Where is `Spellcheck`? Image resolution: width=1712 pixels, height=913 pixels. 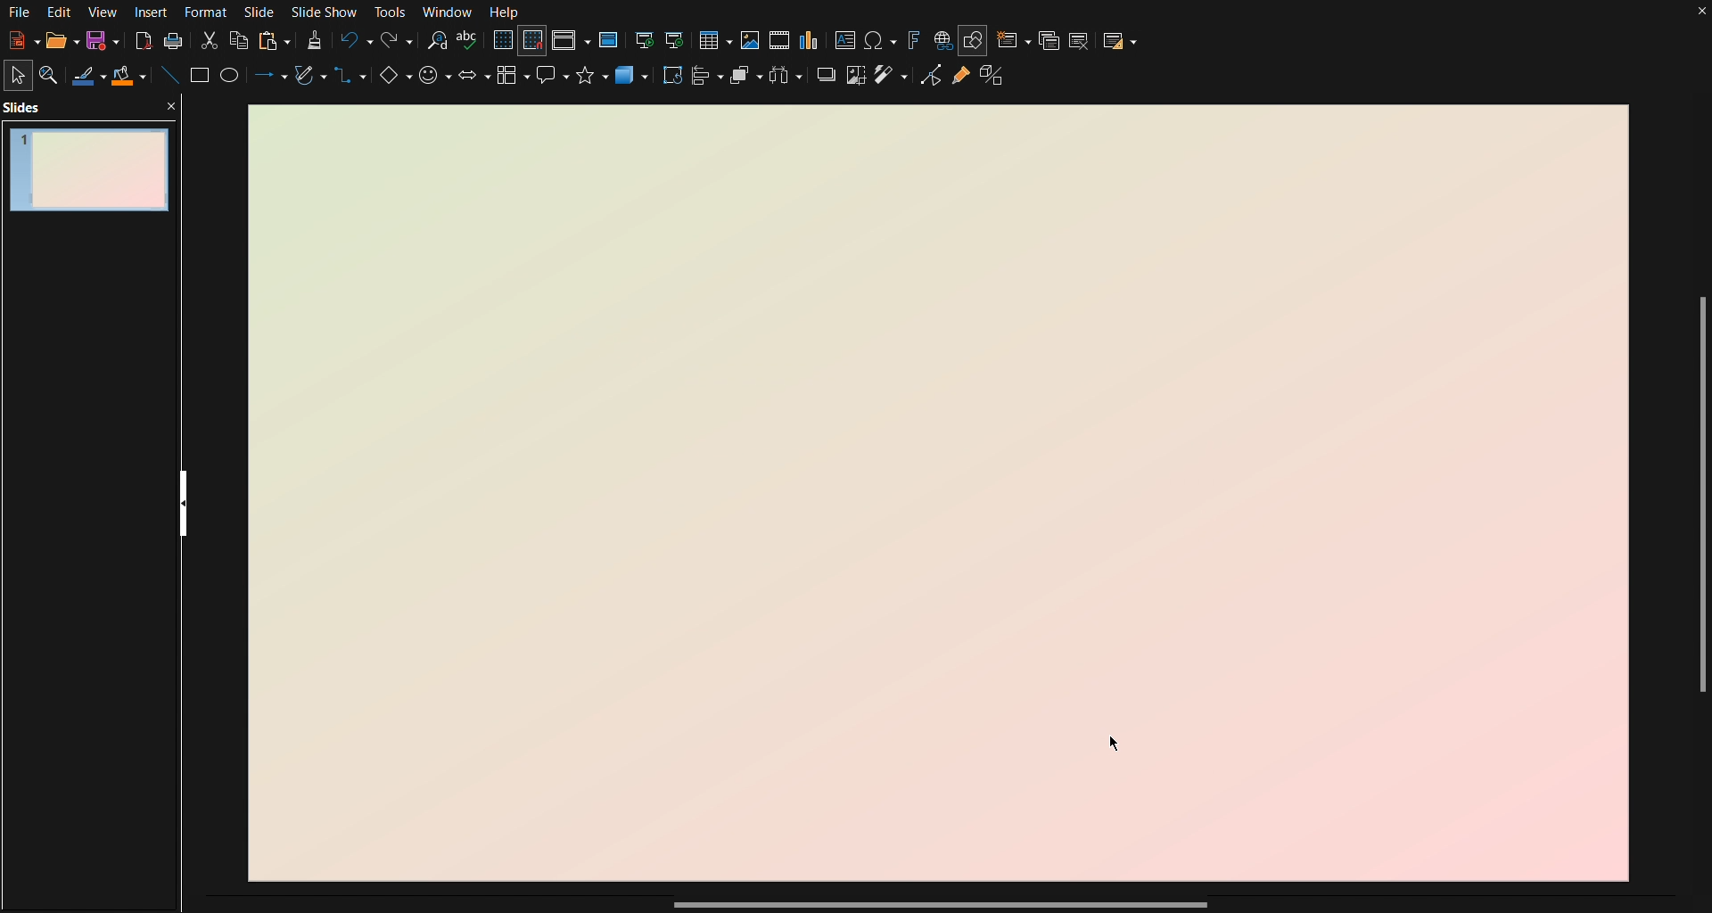
Spellcheck is located at coordinates (469, 42).